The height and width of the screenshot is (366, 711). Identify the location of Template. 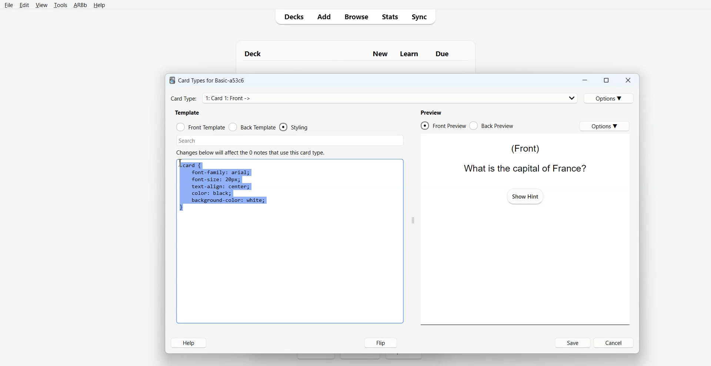
(188, 112).